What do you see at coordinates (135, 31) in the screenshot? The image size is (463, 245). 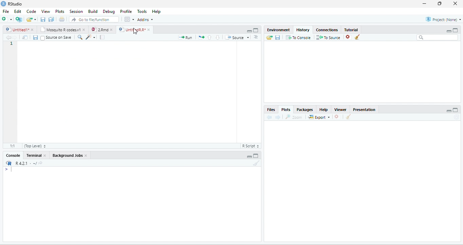 I see `cursor` at bounding box center [135, 31].